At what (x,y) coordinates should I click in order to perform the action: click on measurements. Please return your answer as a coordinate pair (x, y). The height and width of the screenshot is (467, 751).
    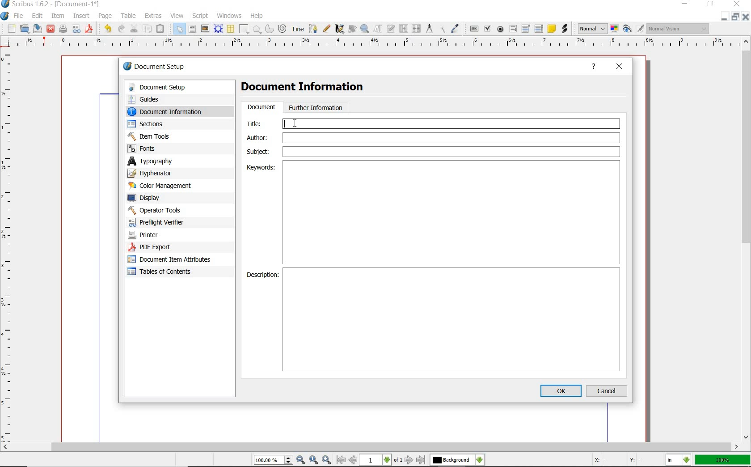
    Looking at the image, I should click on (429, 29).